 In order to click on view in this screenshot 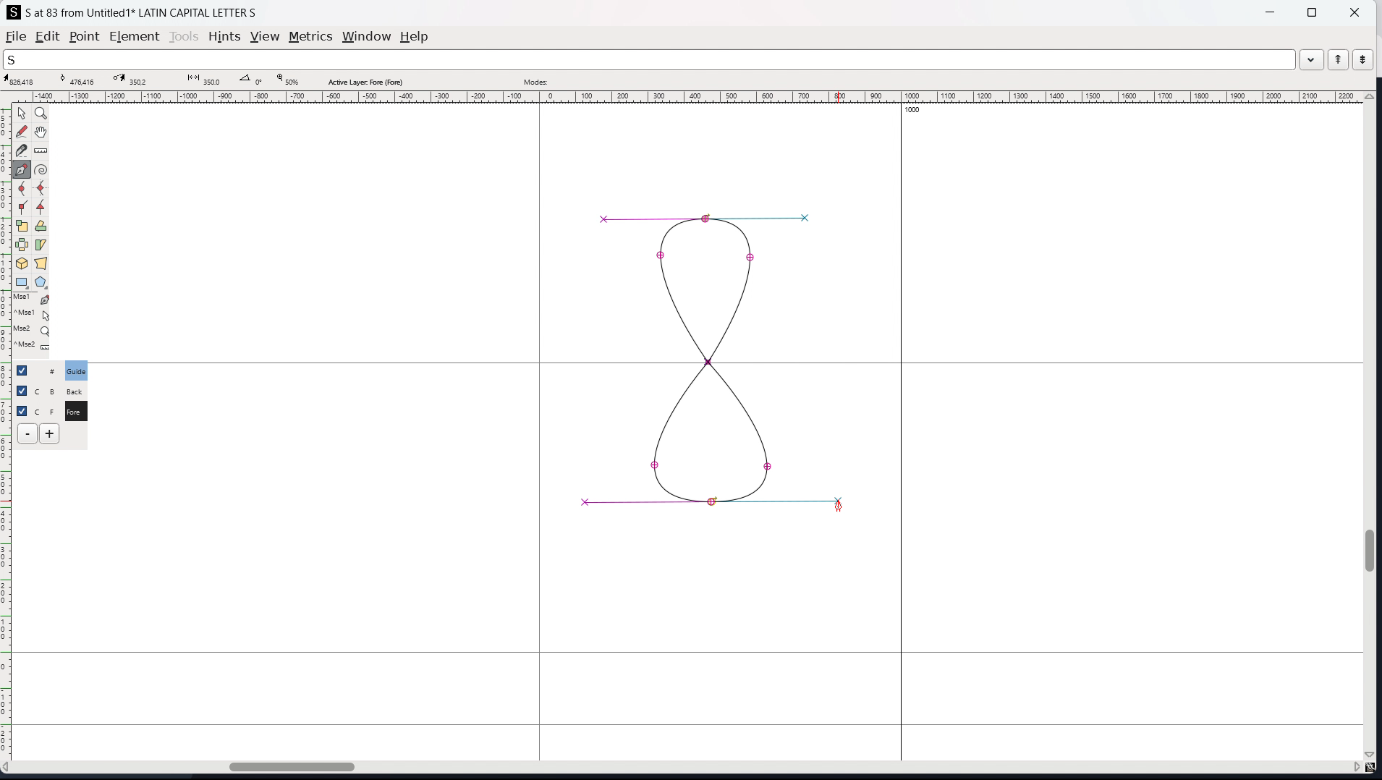, I will do `click(265, 37)`.